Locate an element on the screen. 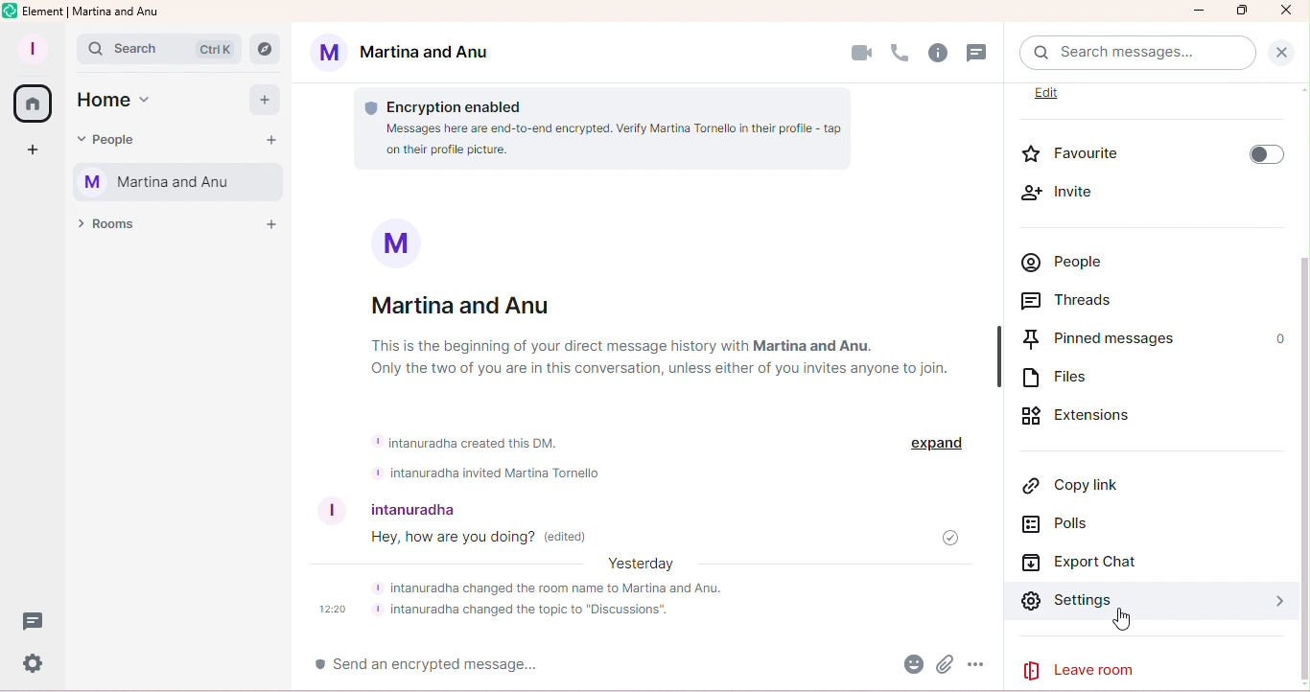  Home is located at coordinates (122, 104).